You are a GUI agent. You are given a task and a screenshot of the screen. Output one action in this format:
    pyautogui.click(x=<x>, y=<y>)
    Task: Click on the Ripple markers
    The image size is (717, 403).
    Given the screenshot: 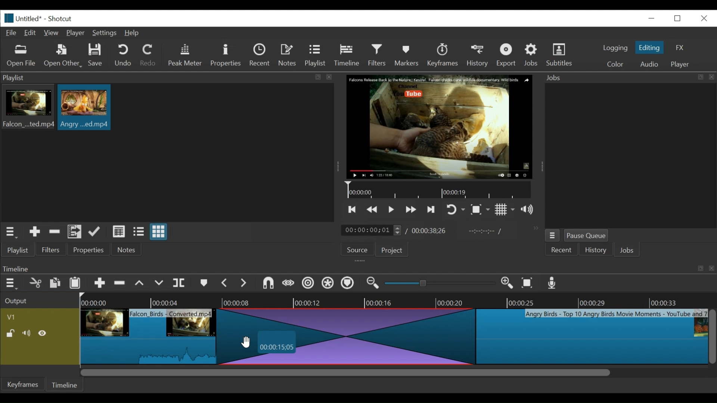 What is the action you would take?
    pyautogui.click(x=349, y=284)
    